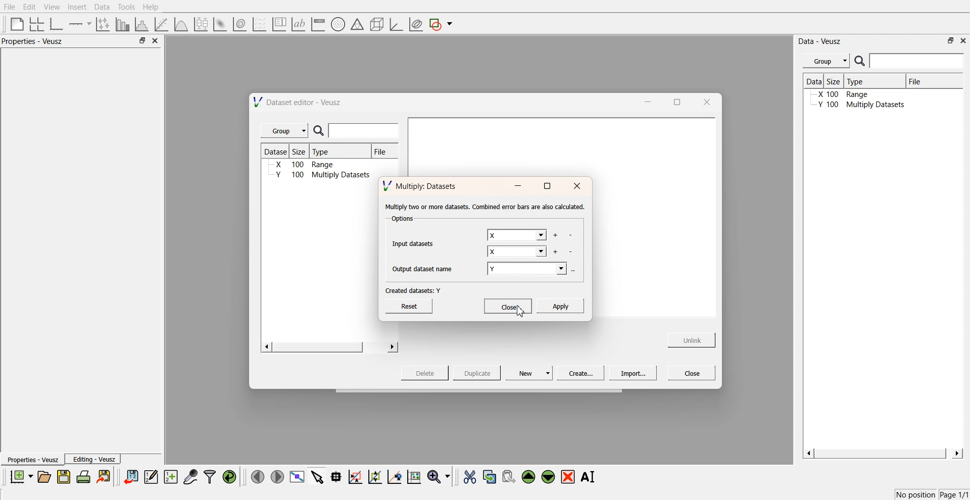 The height and width of the screenshot is (500, 970). What do you see at coordinates (260, 24) in the screenshot?
I see `plot a vector set` at bounding box center [260, 24].